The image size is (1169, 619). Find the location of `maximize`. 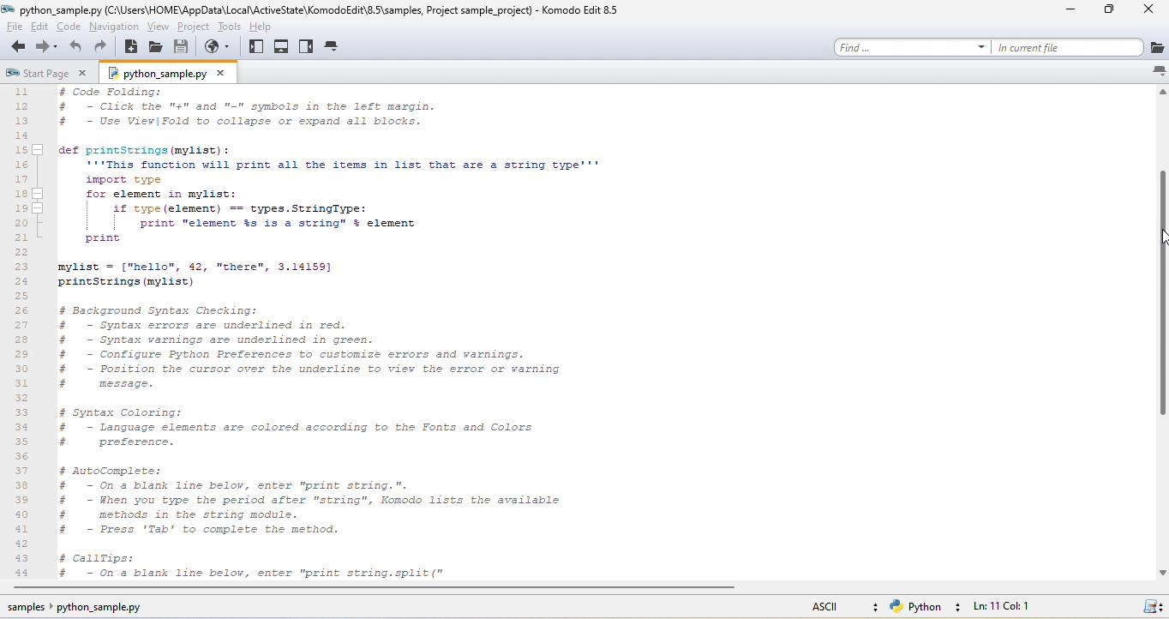

maximize is located at coordinates (1115, 12).